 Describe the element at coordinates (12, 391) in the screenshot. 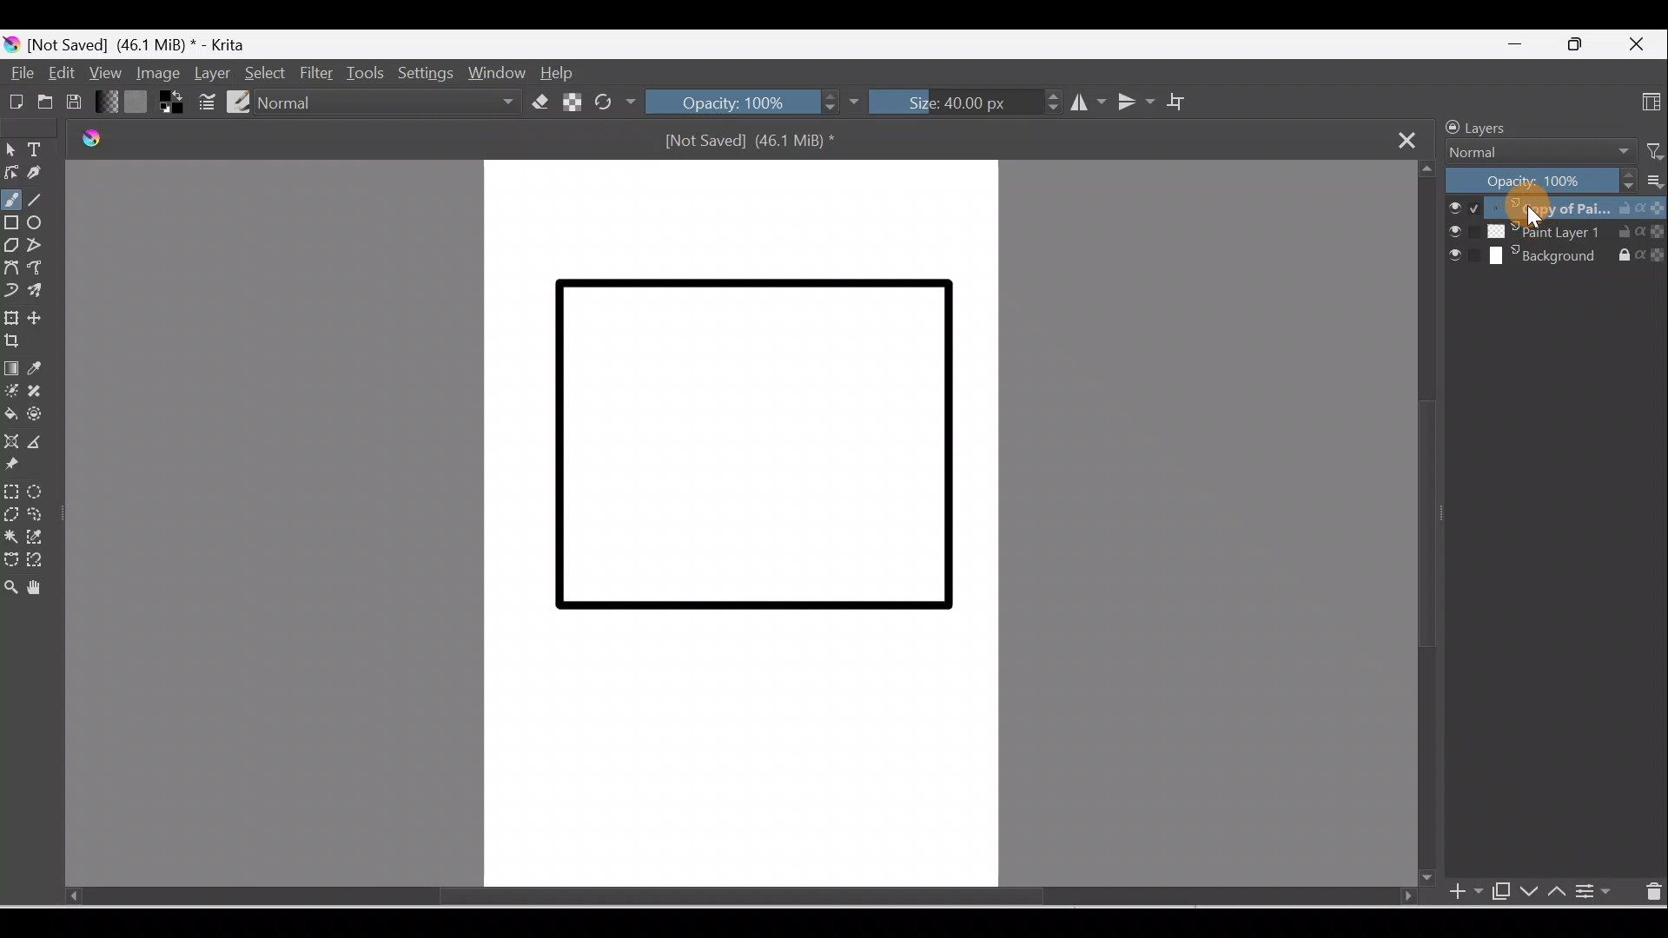

I see `Colourise mask tool` at that location.